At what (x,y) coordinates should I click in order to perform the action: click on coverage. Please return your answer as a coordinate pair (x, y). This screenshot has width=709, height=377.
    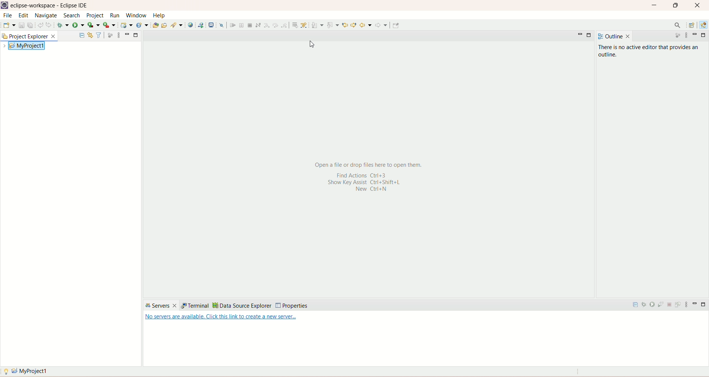
    Looking at the image, I should click on (93, 25).